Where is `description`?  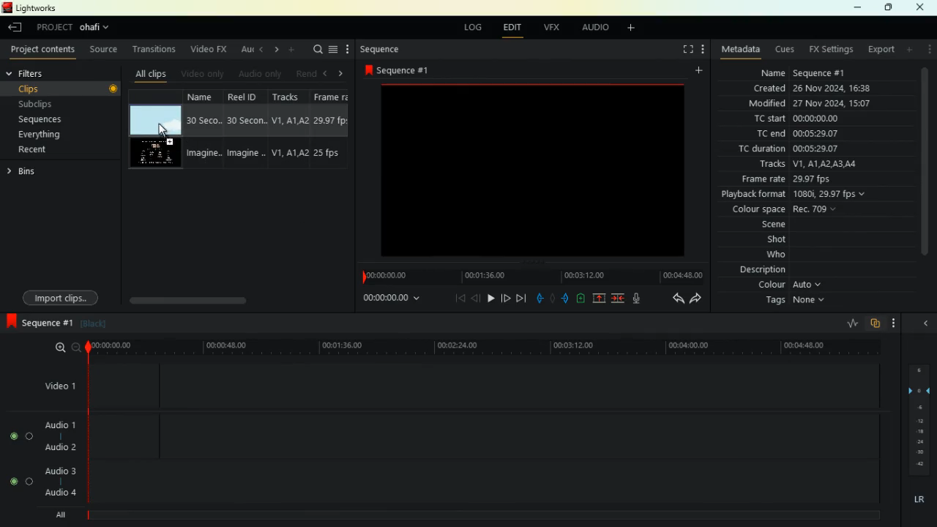
description is located at coordinates (760, 269).